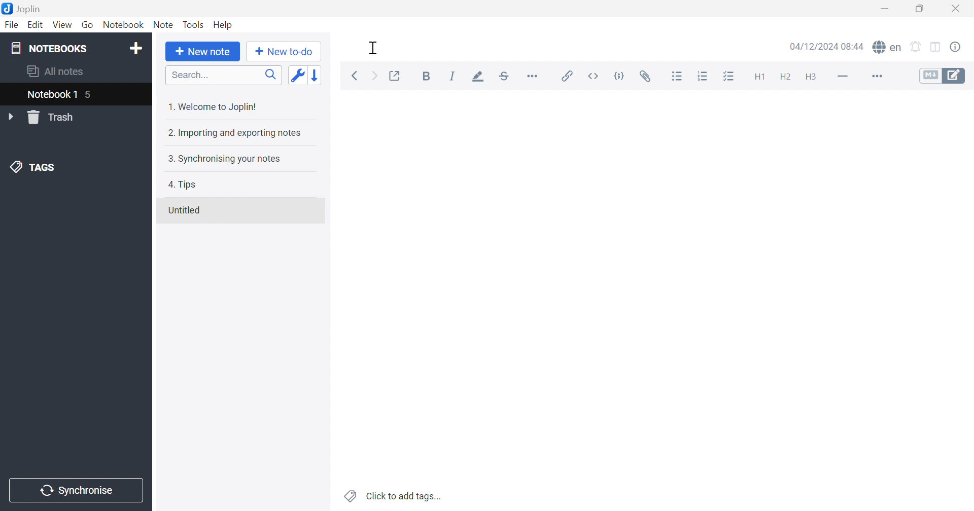 This screenshot has height=511, width=974. Describe the element at coordinates (38, 26) in the screenshot. I see `Edit` at that location.